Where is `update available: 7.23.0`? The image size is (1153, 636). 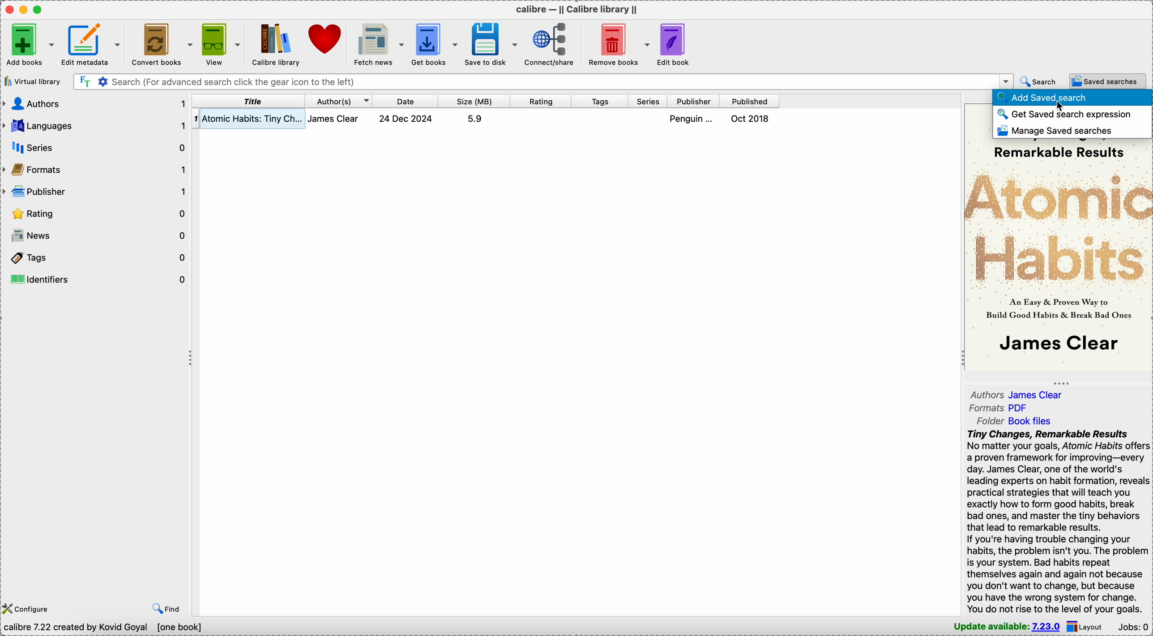 update available: 7.23.0 is located at coordinates (1003, 626).